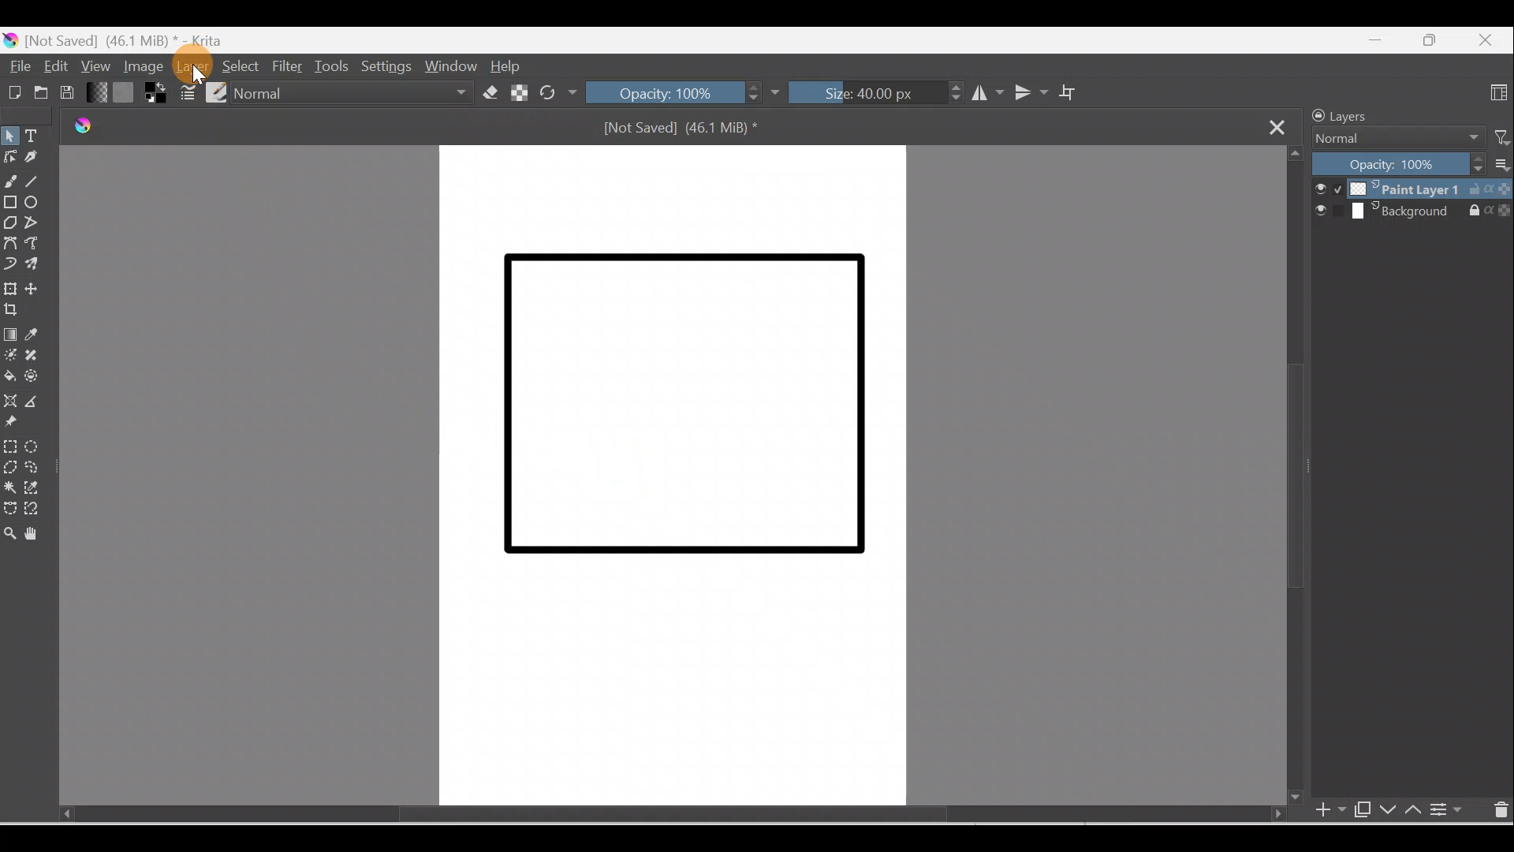 The height and width of the screenshot is (852, 1514). What do you see at coordinates (14, 424) in the screenshot?
I see `Reference images tool` at bounding box center [14, 424].